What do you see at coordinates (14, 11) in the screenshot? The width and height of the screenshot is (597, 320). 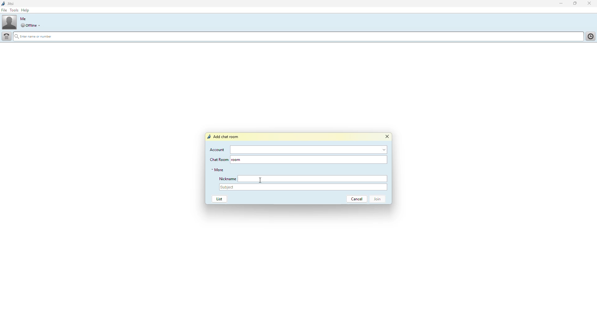 I see `tools` at bounding box center [14, 11].